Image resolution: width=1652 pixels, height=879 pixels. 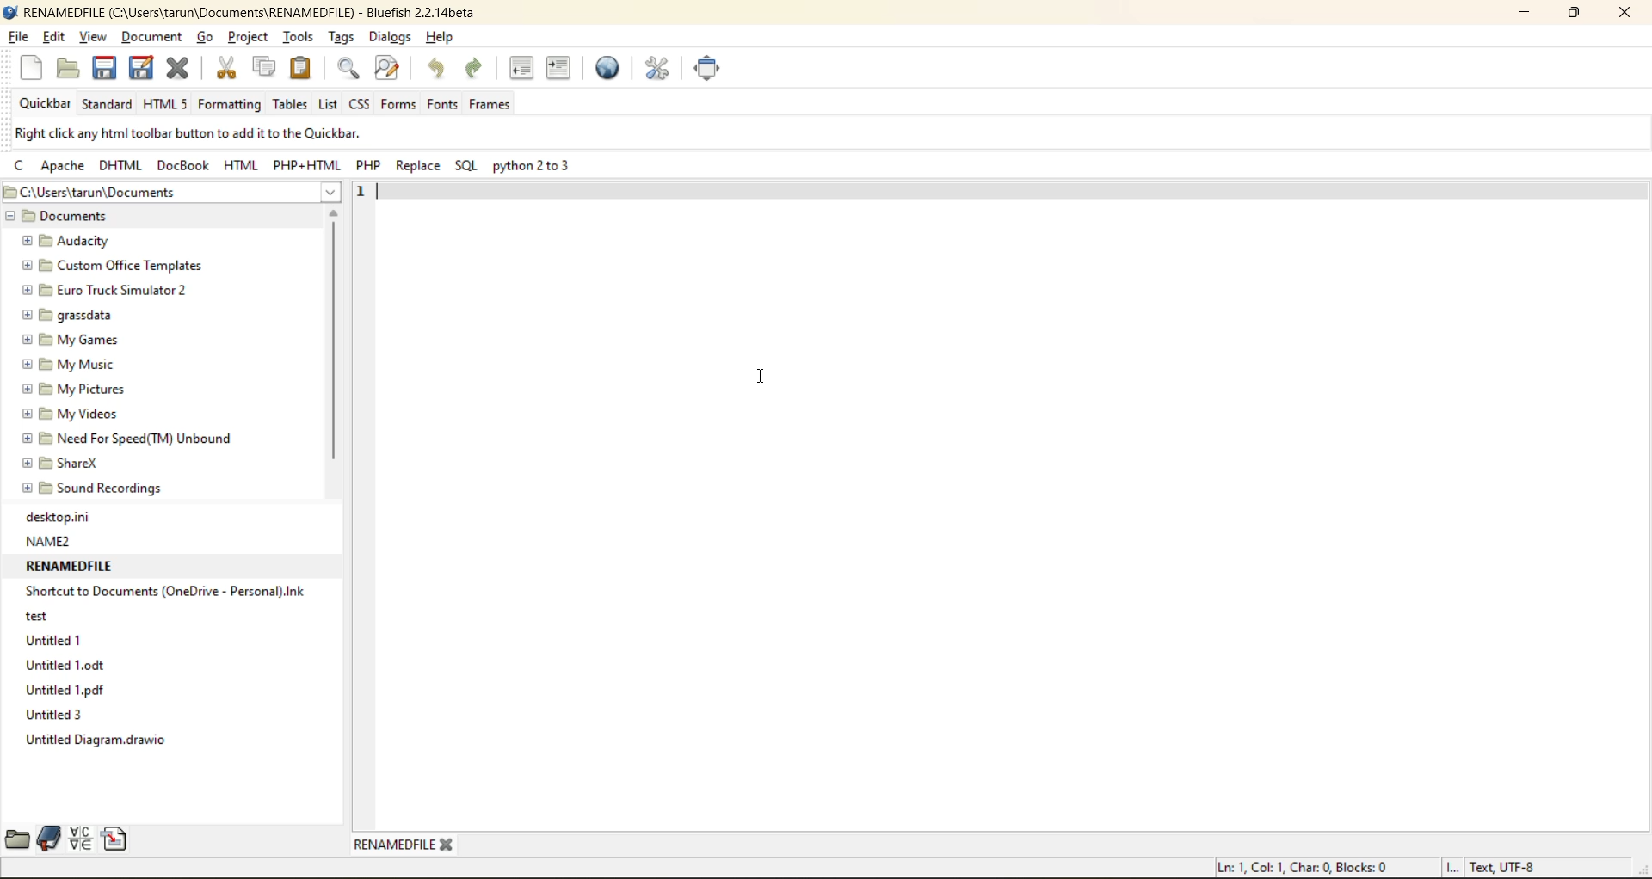 I want to click on frames, so click(x=498, y=107).